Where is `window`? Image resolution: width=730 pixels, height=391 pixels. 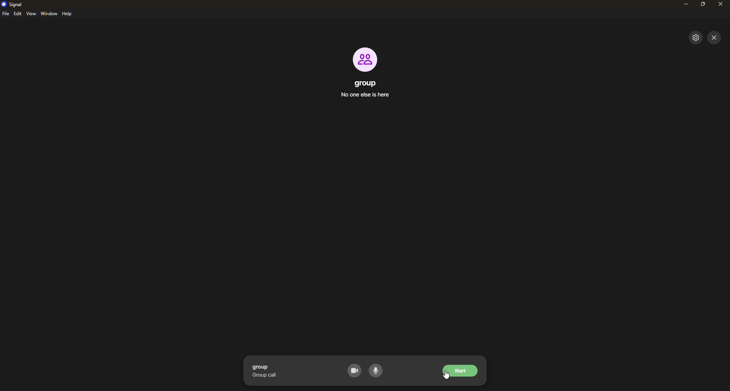 window is located at coordinates (49, 14).